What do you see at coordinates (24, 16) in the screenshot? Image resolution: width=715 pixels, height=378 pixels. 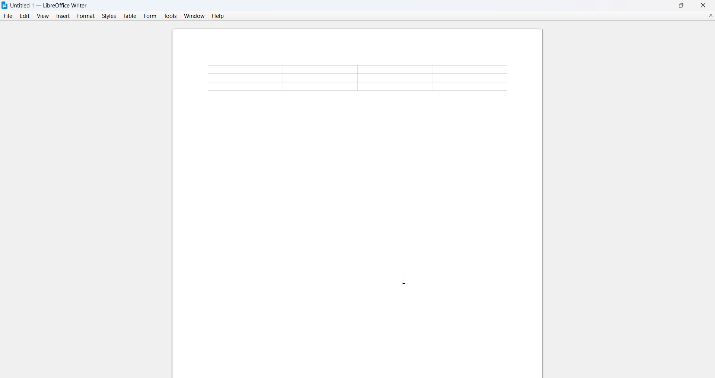 I see `edit` at bounding box center [24, 16].